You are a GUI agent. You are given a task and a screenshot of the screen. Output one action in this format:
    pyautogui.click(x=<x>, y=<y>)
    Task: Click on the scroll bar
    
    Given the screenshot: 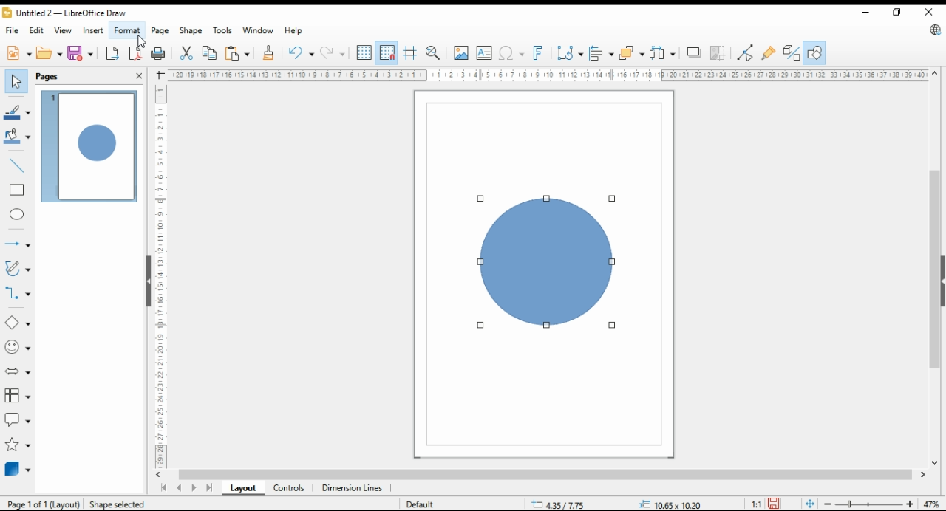 What is the action you would take?
    pyautogui.click(x=537, y=475)
    